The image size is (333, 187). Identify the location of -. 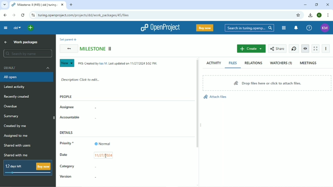
(95, 167).